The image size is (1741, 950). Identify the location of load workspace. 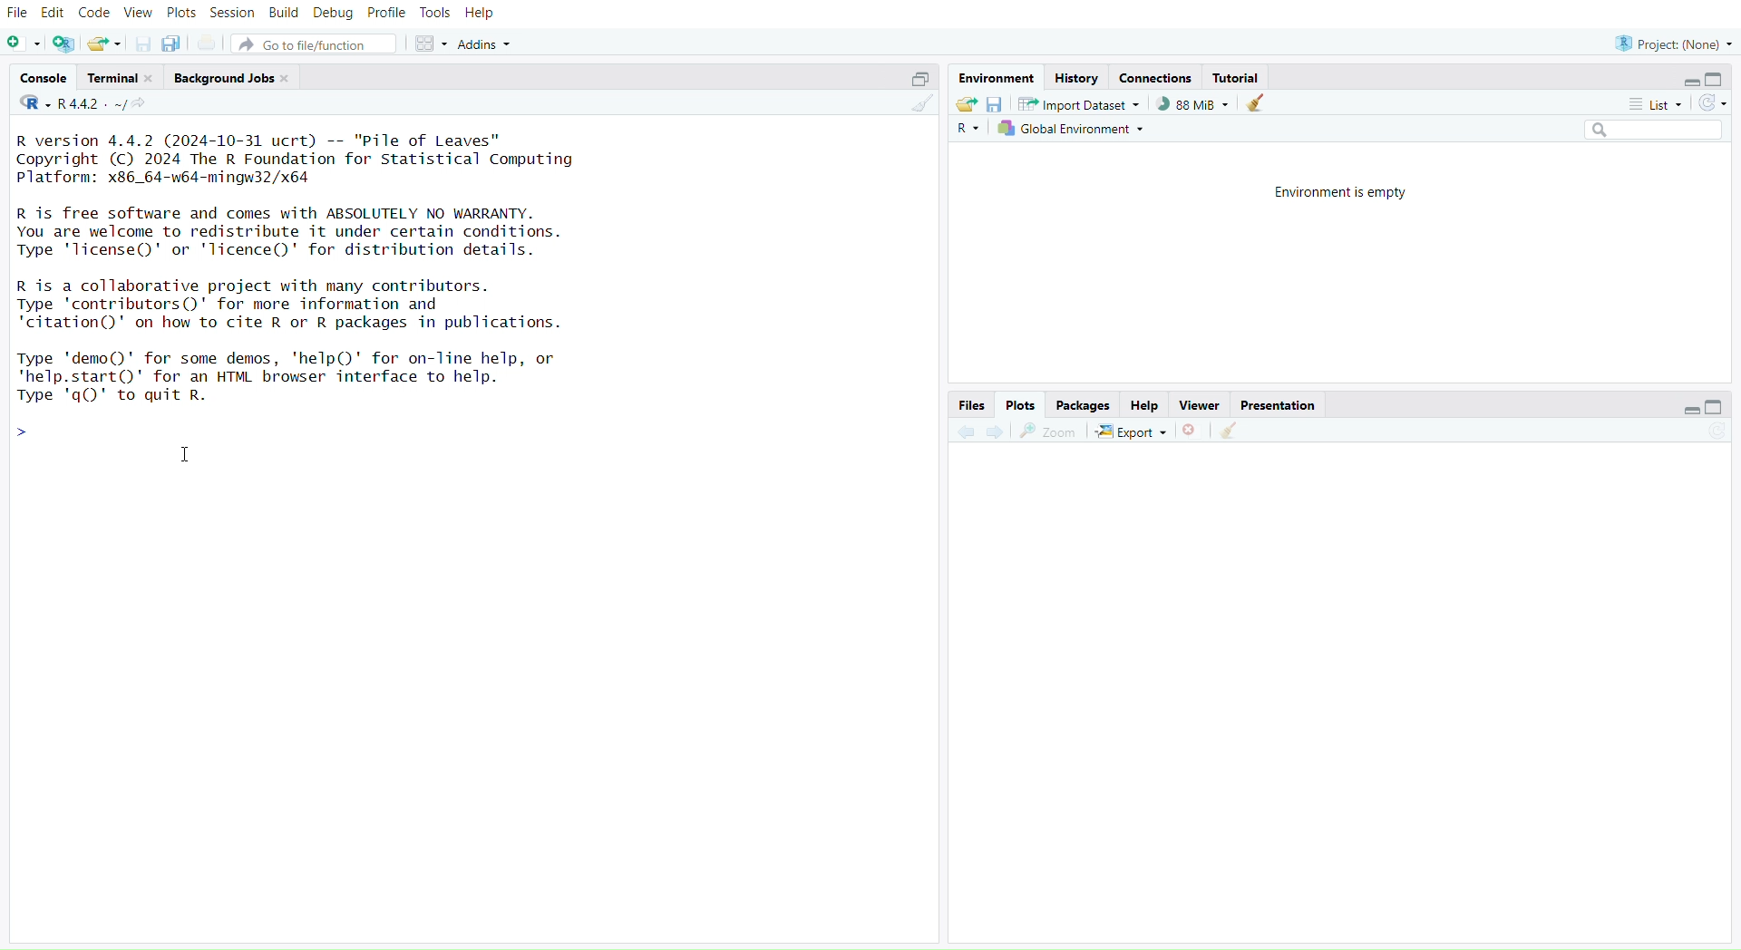
(965, 103).